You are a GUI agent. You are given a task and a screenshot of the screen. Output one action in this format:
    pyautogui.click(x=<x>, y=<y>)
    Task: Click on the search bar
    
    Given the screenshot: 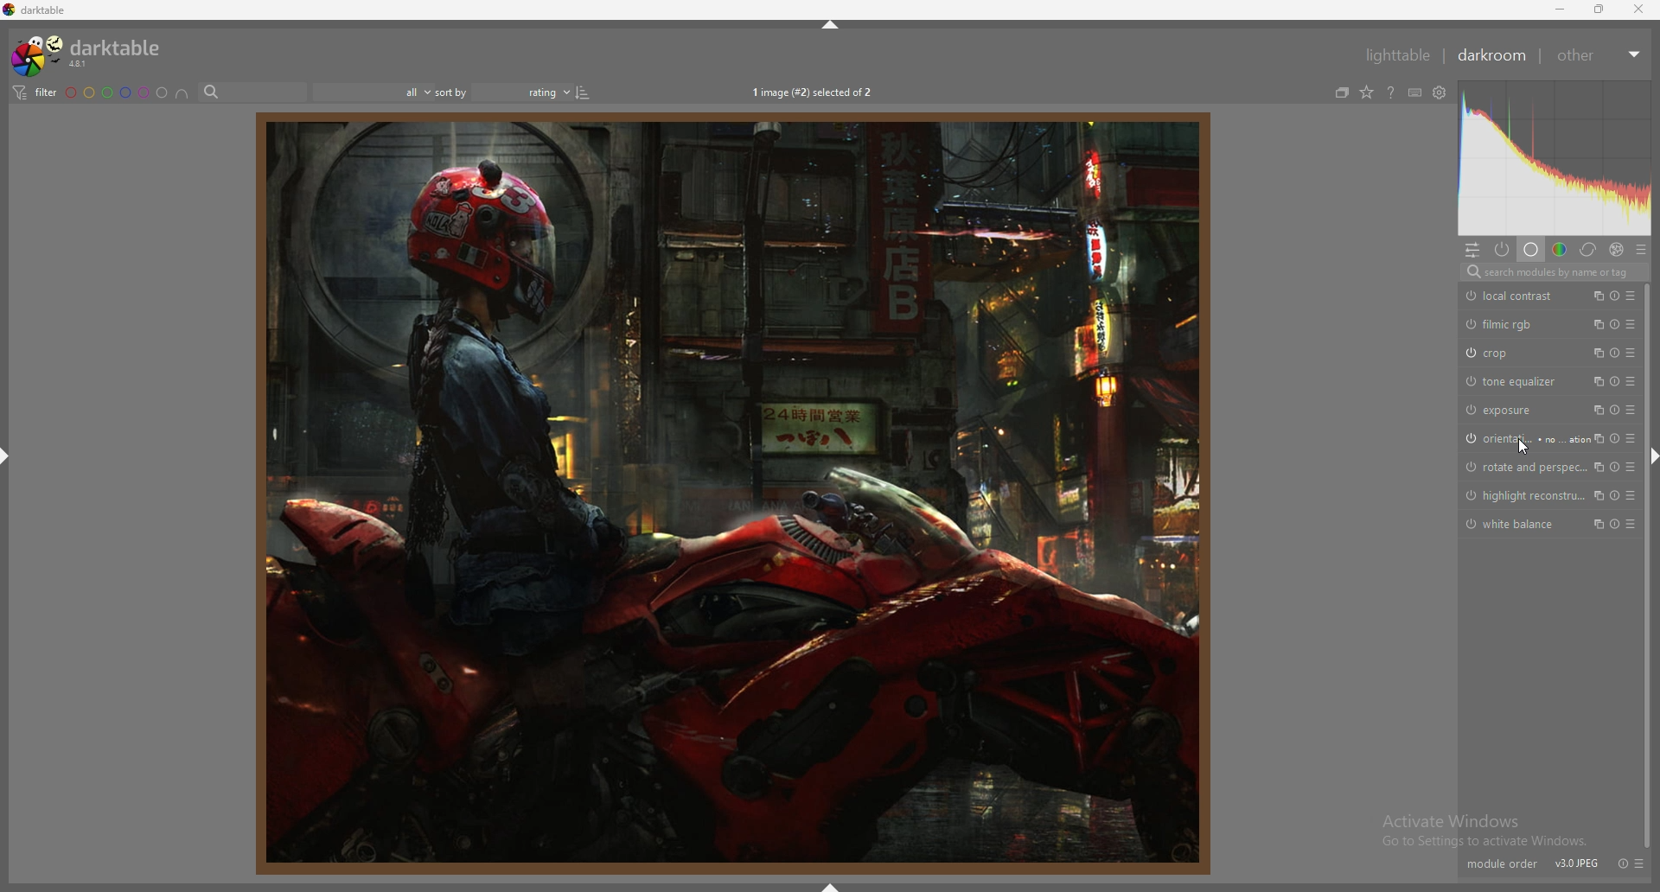 What is the action you would take?
    pyautogui.click(x=256, y=92)
    